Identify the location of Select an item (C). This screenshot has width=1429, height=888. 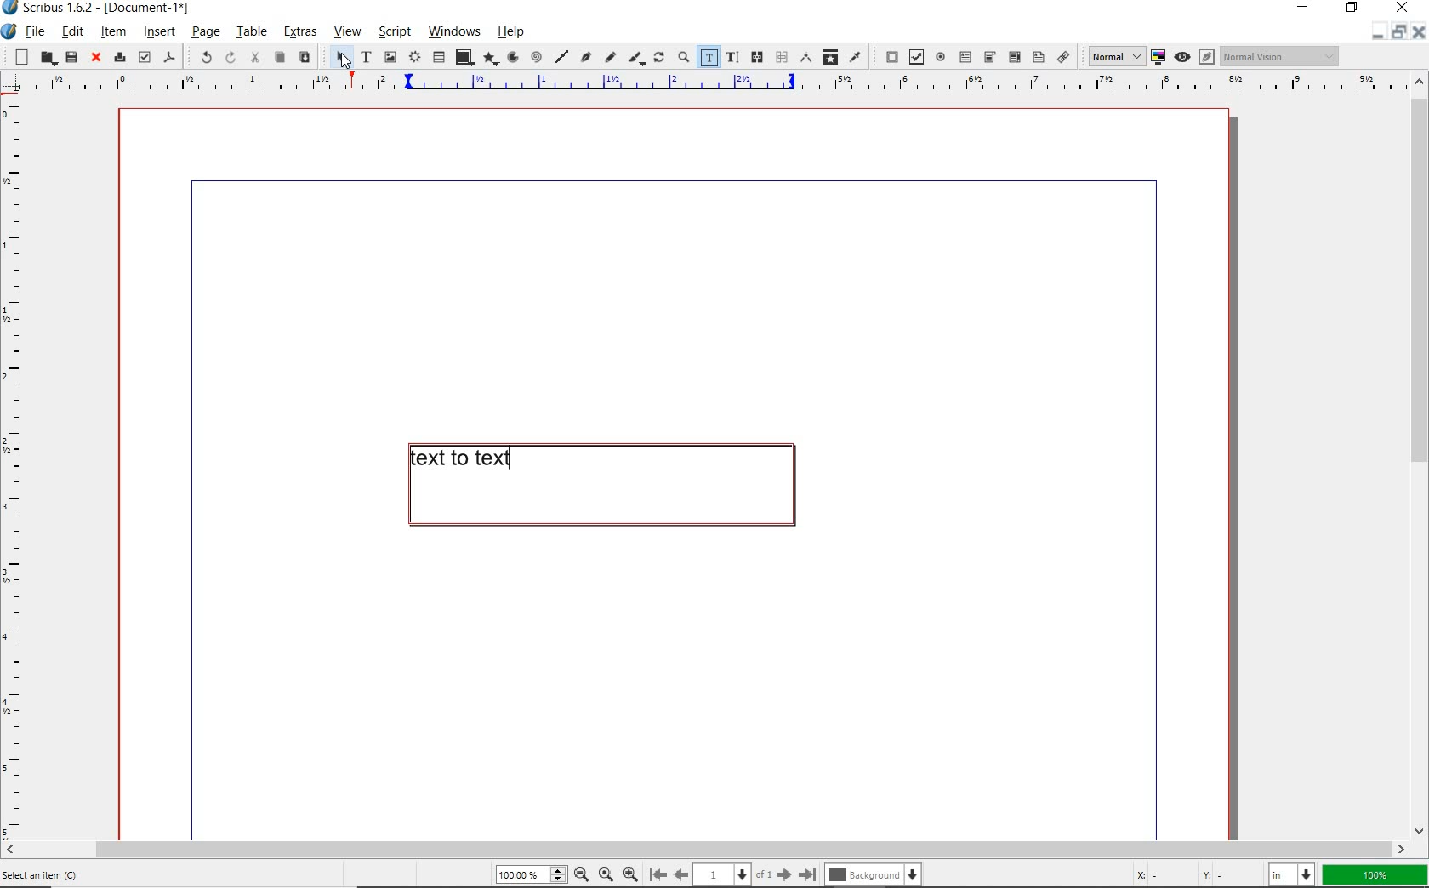
(44, 874).